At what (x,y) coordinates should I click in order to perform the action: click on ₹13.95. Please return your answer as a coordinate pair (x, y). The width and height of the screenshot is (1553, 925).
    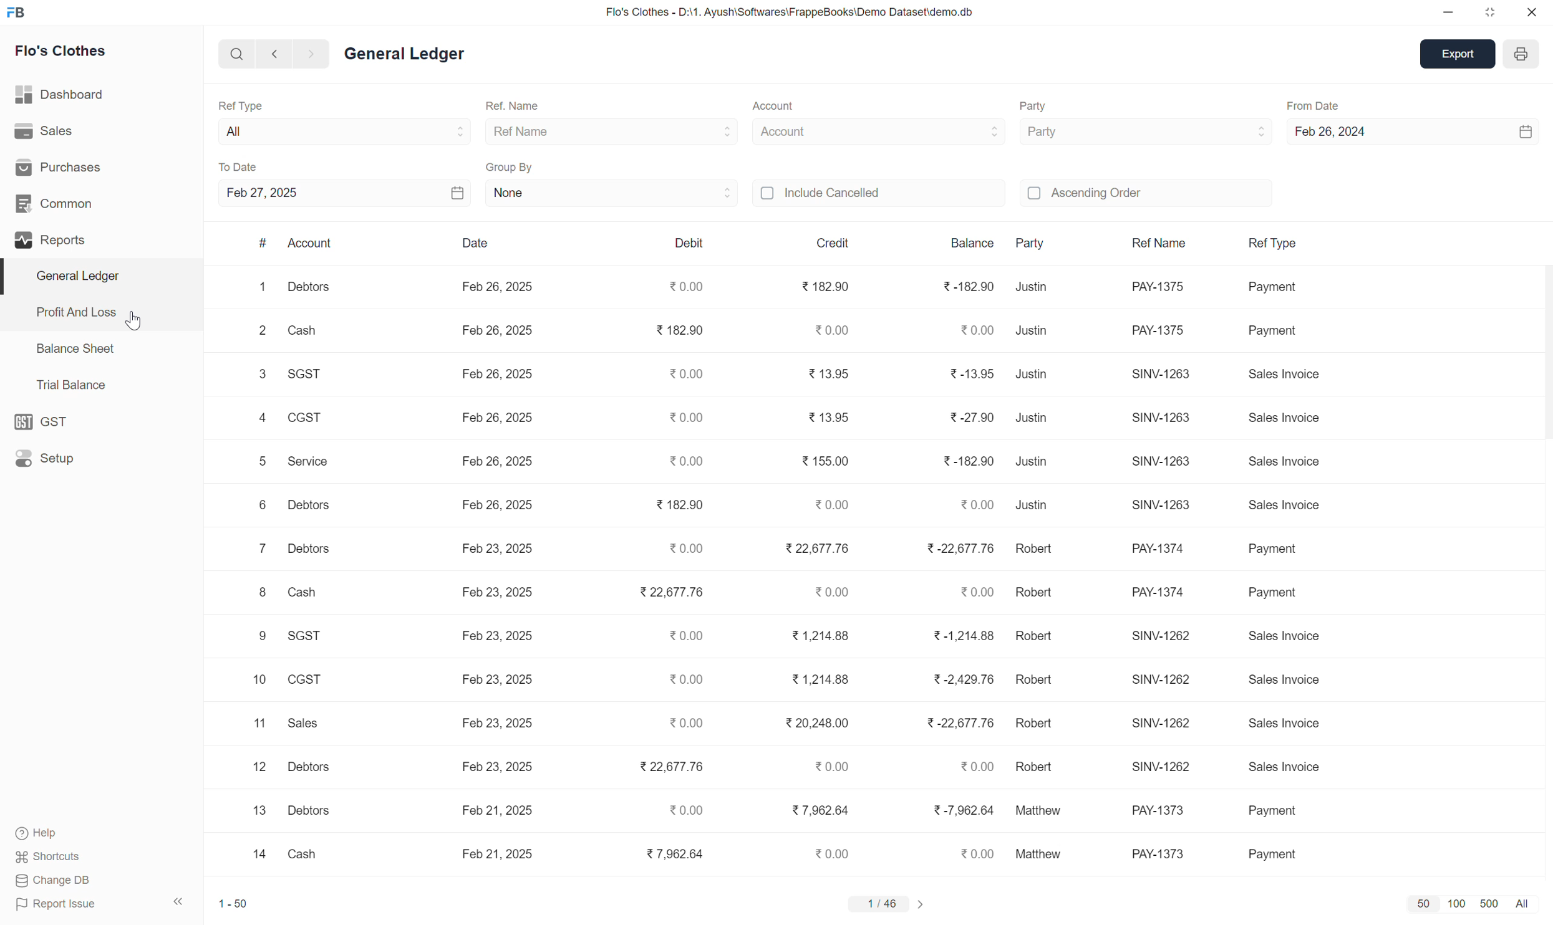
    Looking at the image, I should click on (832, 416).